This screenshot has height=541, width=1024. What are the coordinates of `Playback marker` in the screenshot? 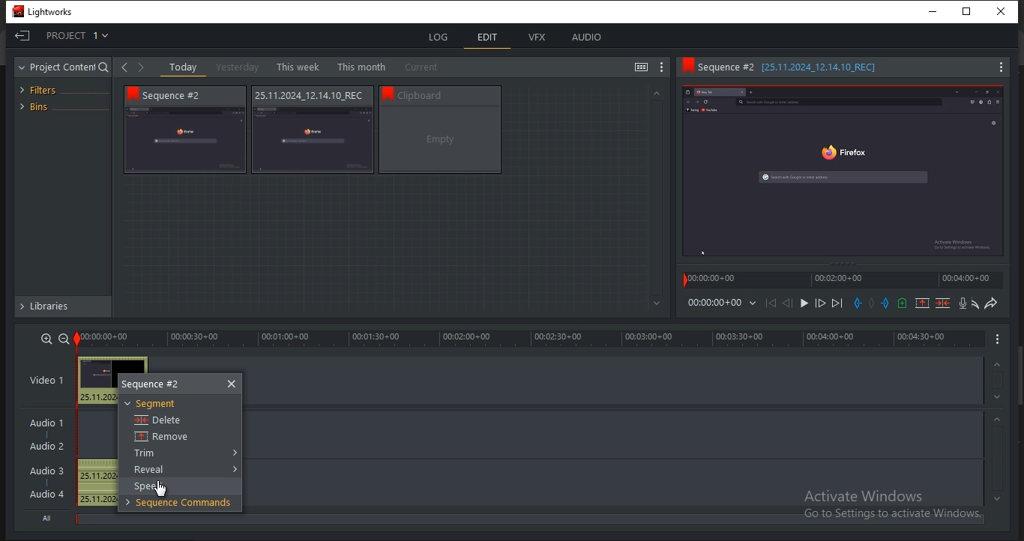 It's located at (680, 281).